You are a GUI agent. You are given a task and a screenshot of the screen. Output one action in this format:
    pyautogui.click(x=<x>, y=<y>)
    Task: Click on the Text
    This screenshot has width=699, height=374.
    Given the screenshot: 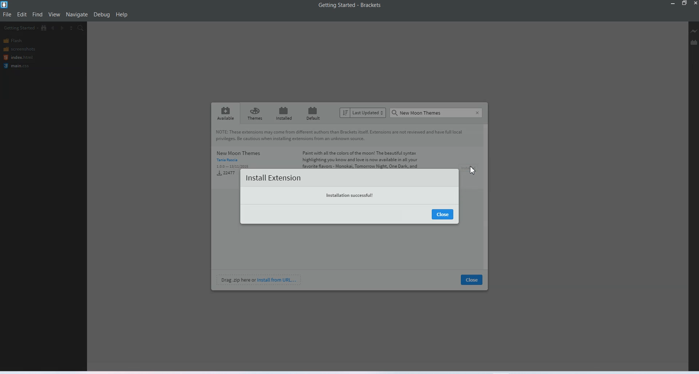 What is the action you would take?
    pyautogui.click(x=418, y=112)
    